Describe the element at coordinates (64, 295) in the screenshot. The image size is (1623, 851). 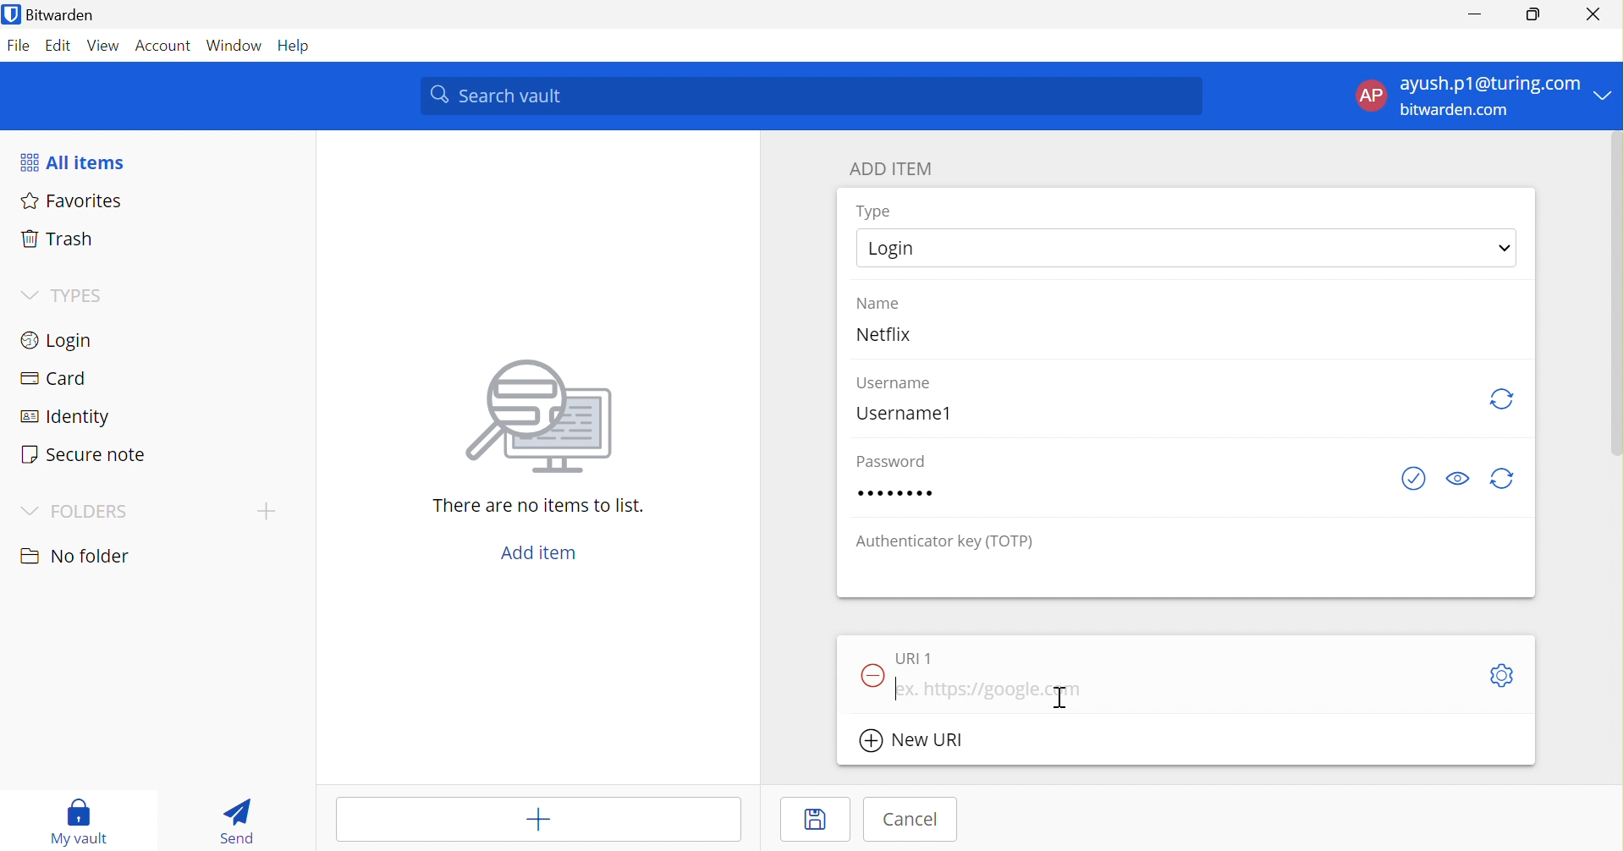
I see `TYPES` at that location.